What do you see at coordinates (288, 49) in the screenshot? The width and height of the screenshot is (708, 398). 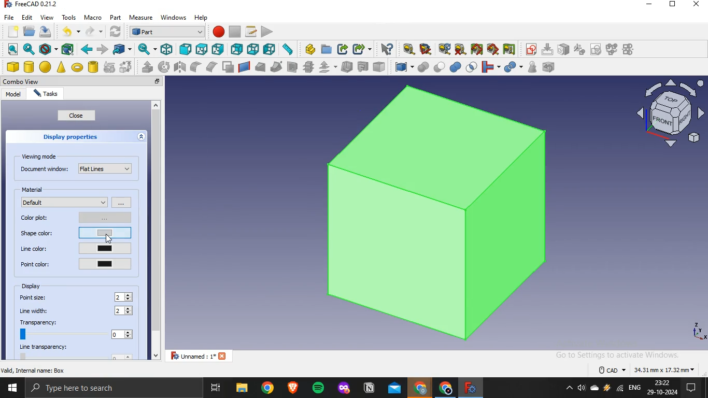 I see `measure distance` at bounding box center [288, 49].